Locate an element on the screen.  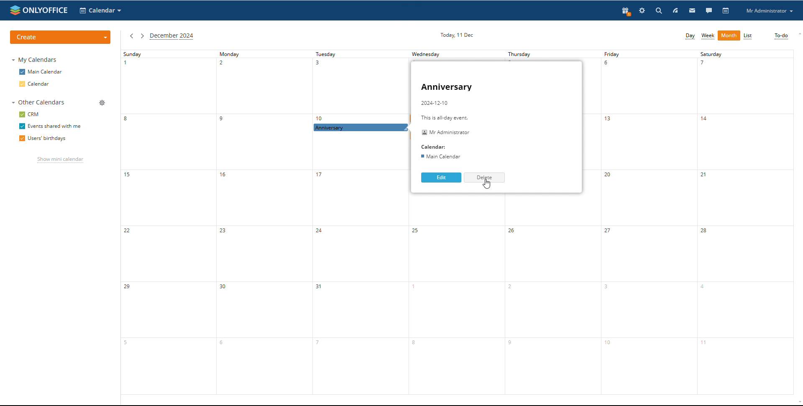
next month is located at coordinates (142, 36).